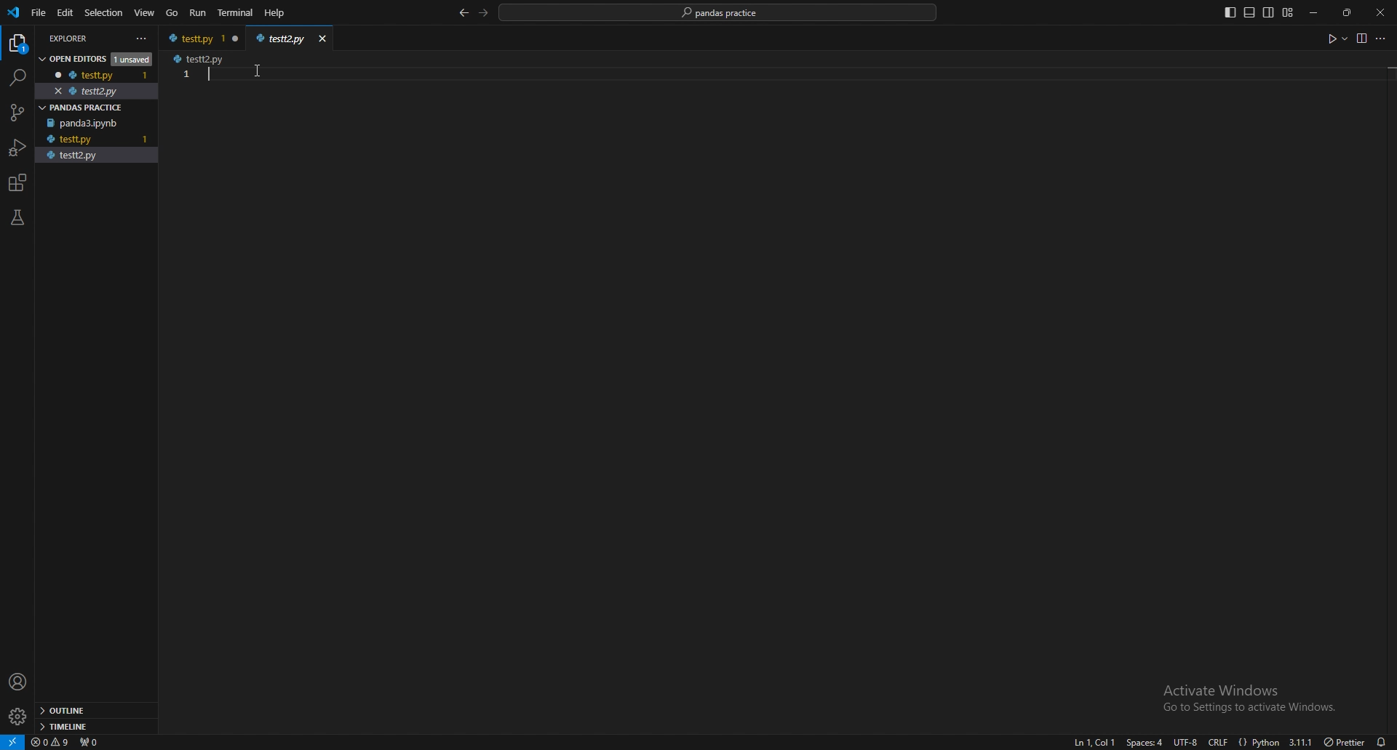  Describe the element at coordinates (88, 741) in the screenshot. I see `ports forwarded` at that location.